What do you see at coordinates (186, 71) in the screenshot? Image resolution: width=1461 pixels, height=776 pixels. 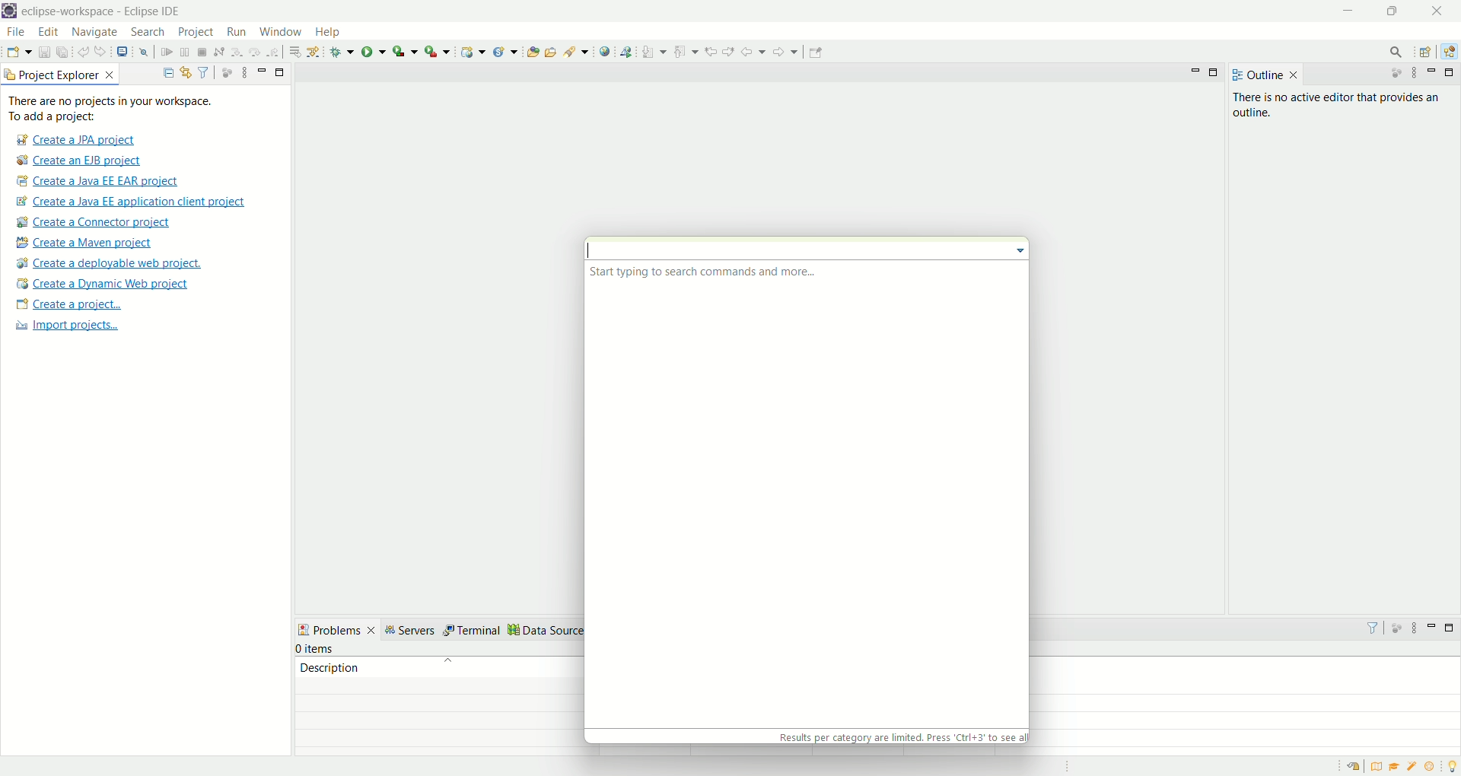 I see `link with editor` at bounding box center [186, 71].